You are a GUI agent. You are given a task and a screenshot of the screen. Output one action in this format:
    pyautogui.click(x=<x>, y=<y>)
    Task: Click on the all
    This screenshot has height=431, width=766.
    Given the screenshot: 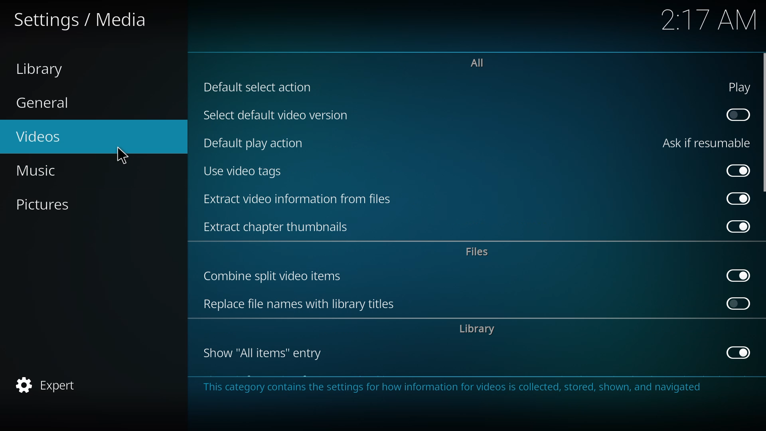 What is the action you would take?
    pyautogui.click(x=477, y=62)
    